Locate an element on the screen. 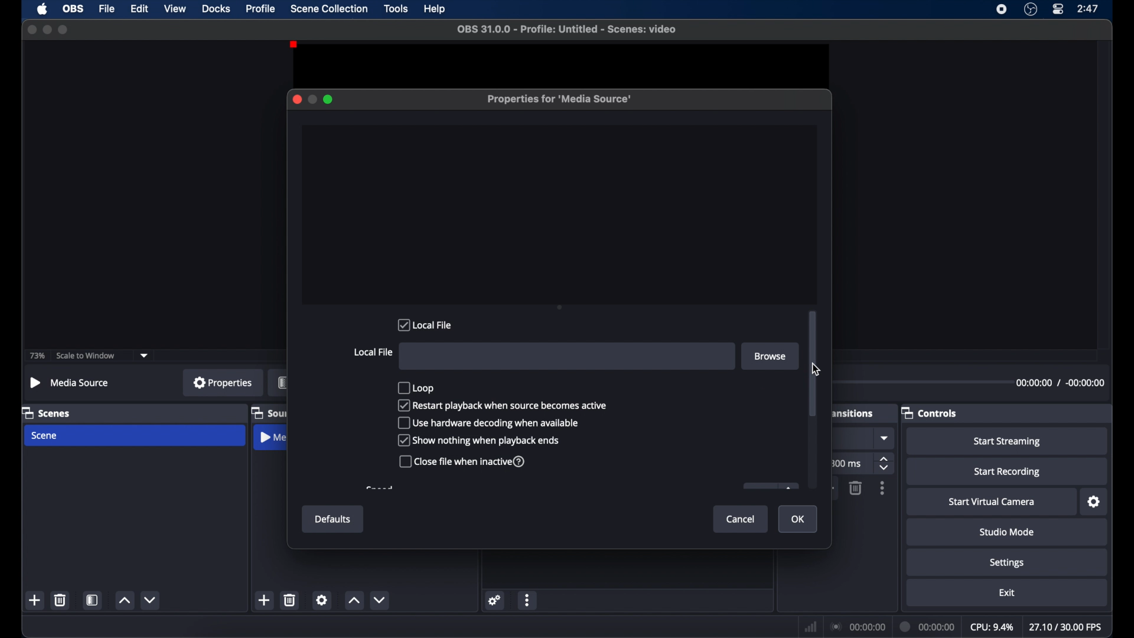 This screenshot has height=638, width=1134. no source selected is located at coordinates (70, 382).